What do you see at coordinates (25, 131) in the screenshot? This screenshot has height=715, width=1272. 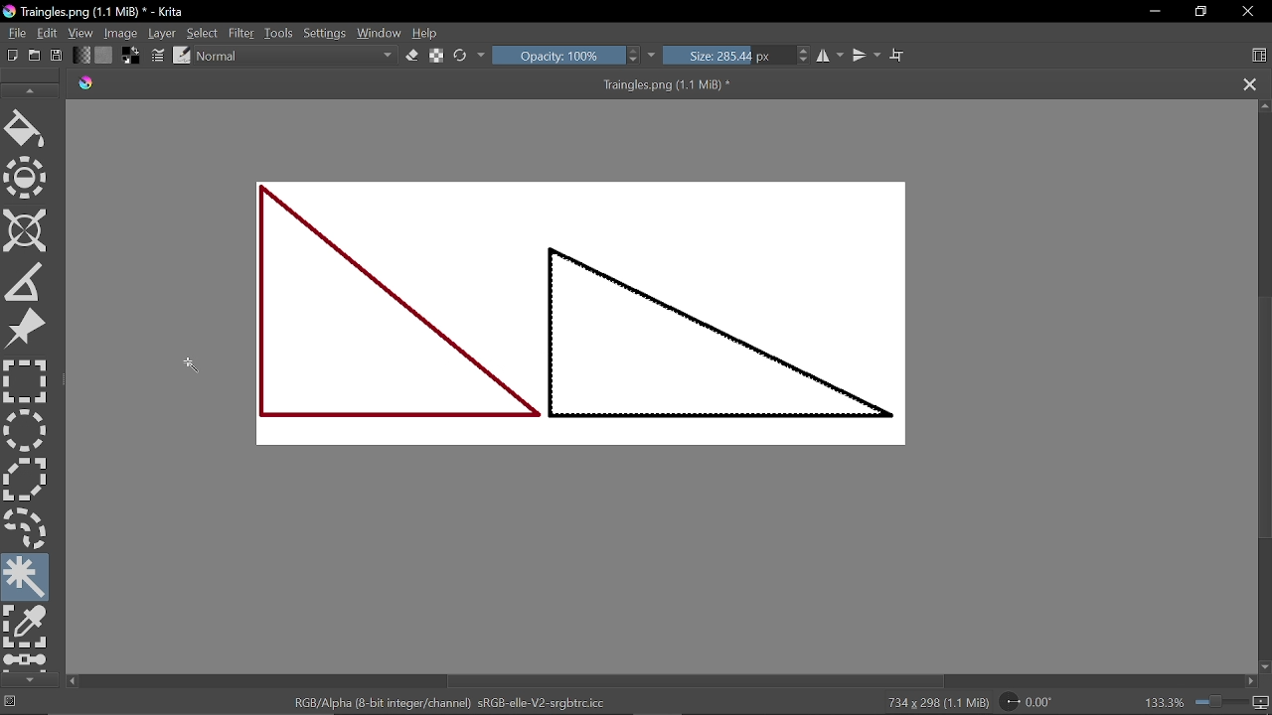 I see `Fill color tool` at bounding box center [25, 131].